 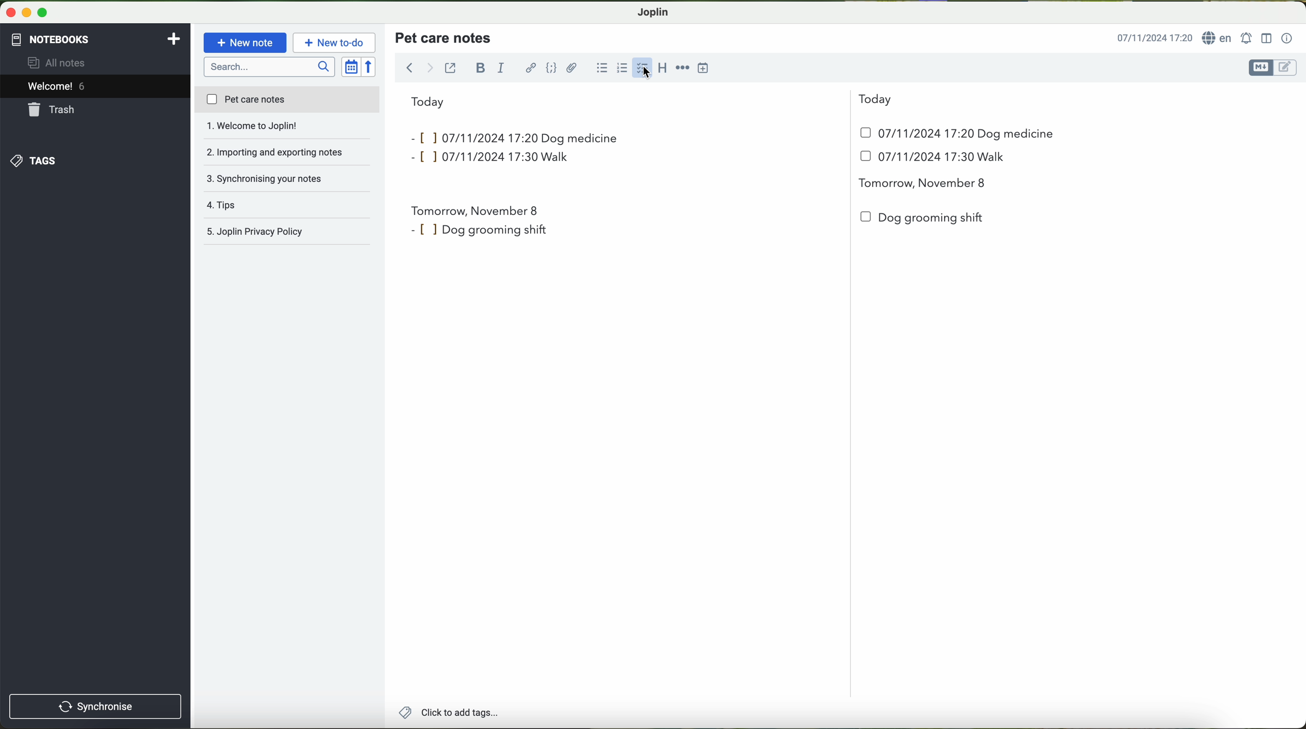 I want to click on click on checkbox, so click(x=643, y=69).